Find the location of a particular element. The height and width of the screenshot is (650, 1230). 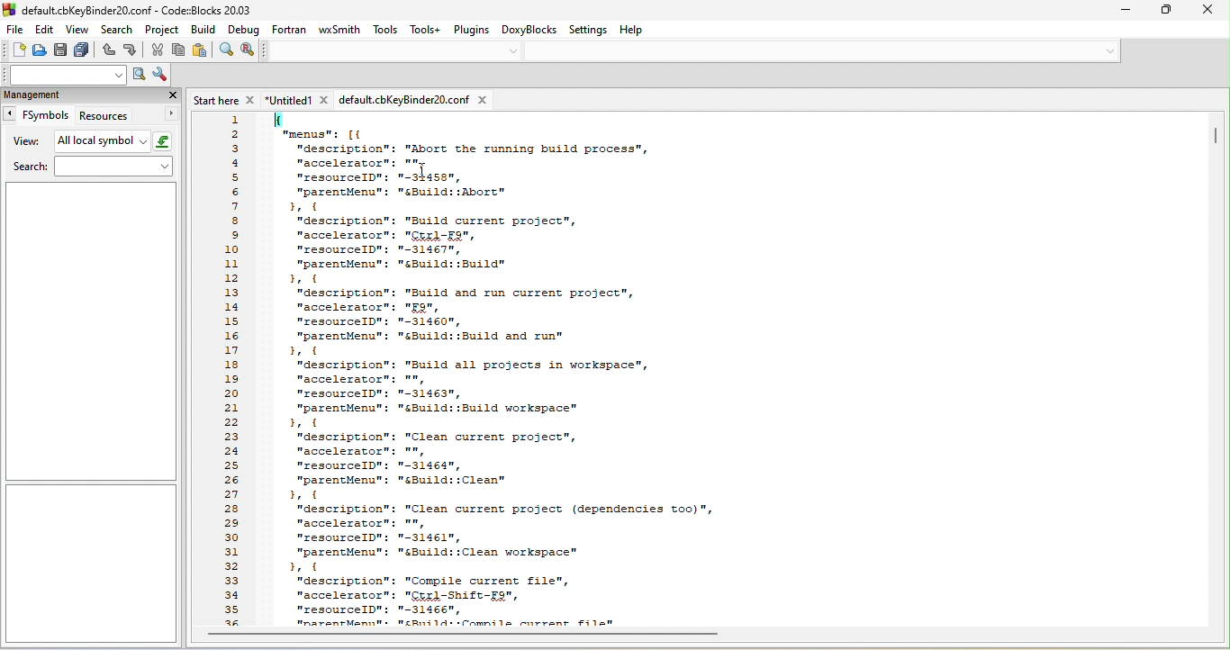

horizontal bar is located at coordinates (473, 636).